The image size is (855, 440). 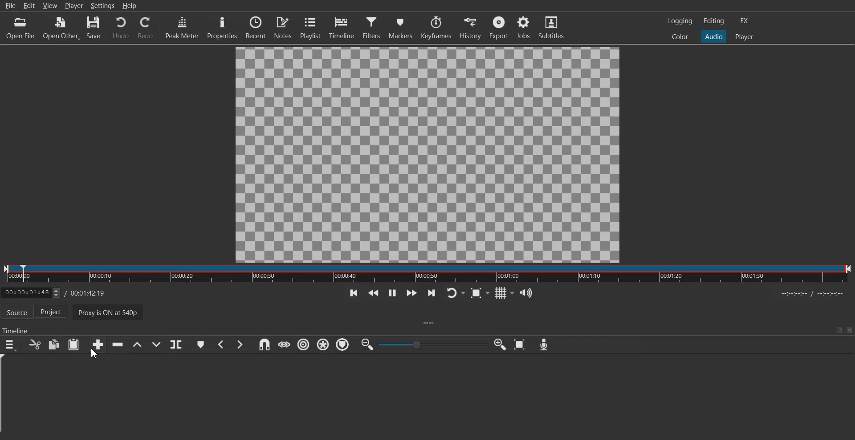 I want to click on Skip to the next point, so click(x=431, y=293).